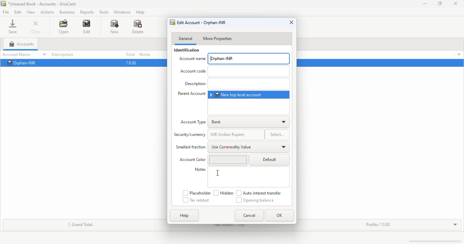  I want to click on Orphan-INR, so click(19, 64).